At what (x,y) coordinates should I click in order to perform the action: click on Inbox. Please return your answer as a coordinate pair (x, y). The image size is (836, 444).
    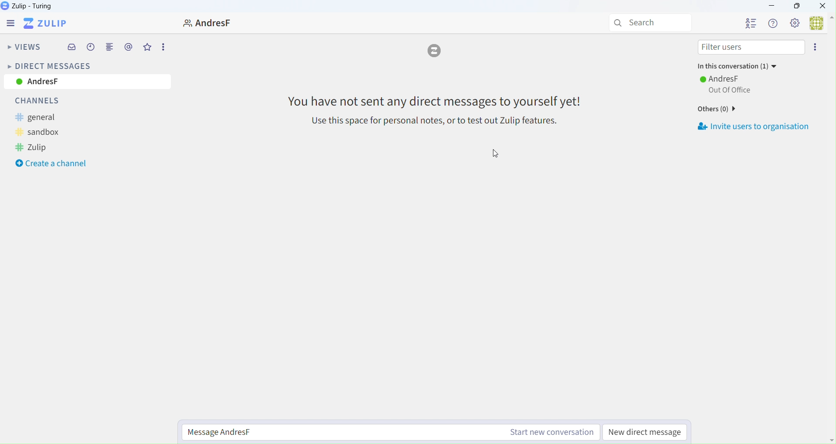
    Looking at the image, I should click on (73, 48).